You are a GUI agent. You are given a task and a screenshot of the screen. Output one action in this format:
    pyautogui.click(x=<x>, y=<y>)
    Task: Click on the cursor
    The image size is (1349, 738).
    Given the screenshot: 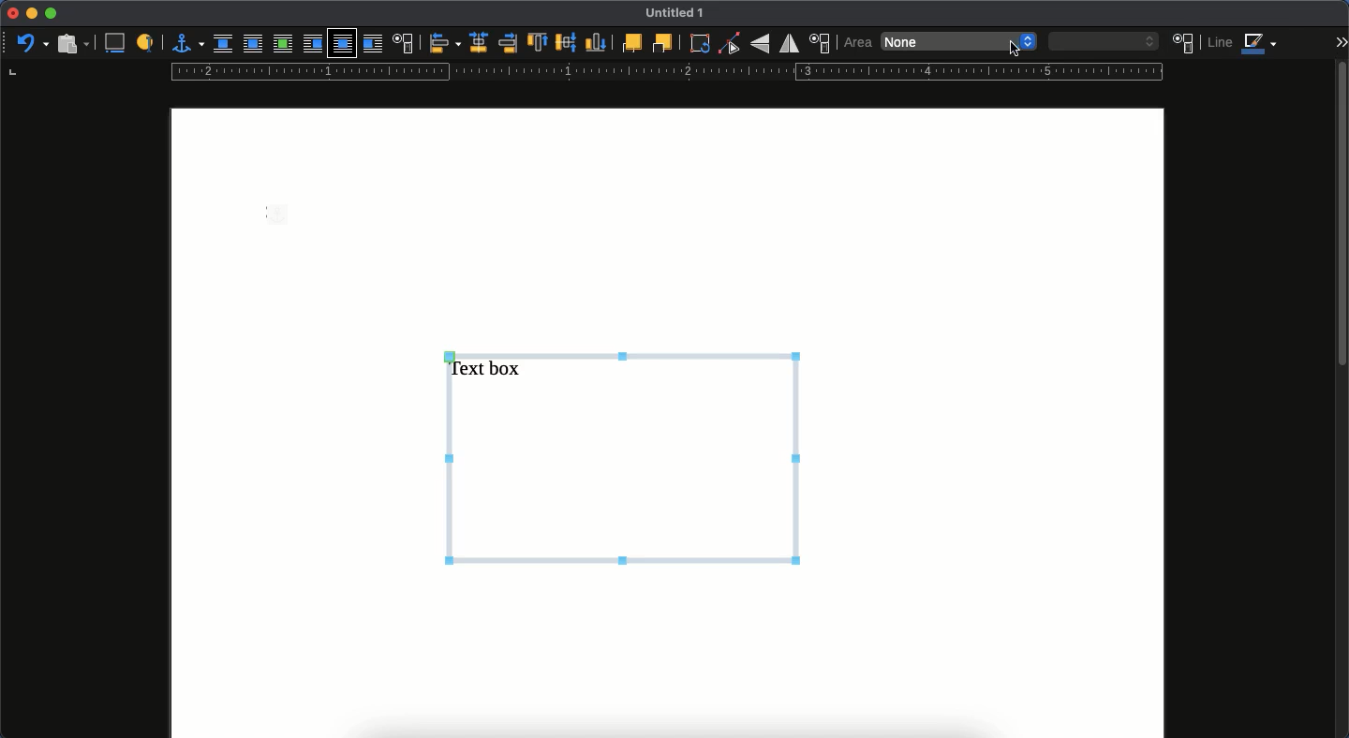 What is the action you would take?
    pyautogui.click(x=1014, y=47)
    